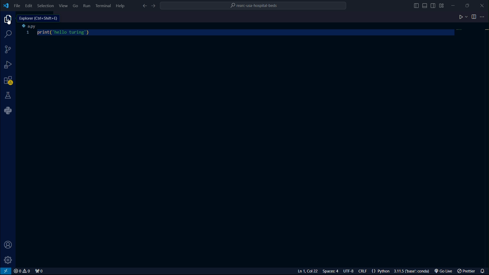 This screenshot has width=489, height=275. I want to click on change layout, so click(443, 5).